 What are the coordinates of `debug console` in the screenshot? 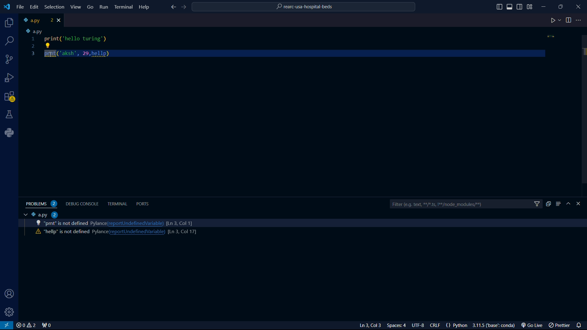 It's located at (83, 203).